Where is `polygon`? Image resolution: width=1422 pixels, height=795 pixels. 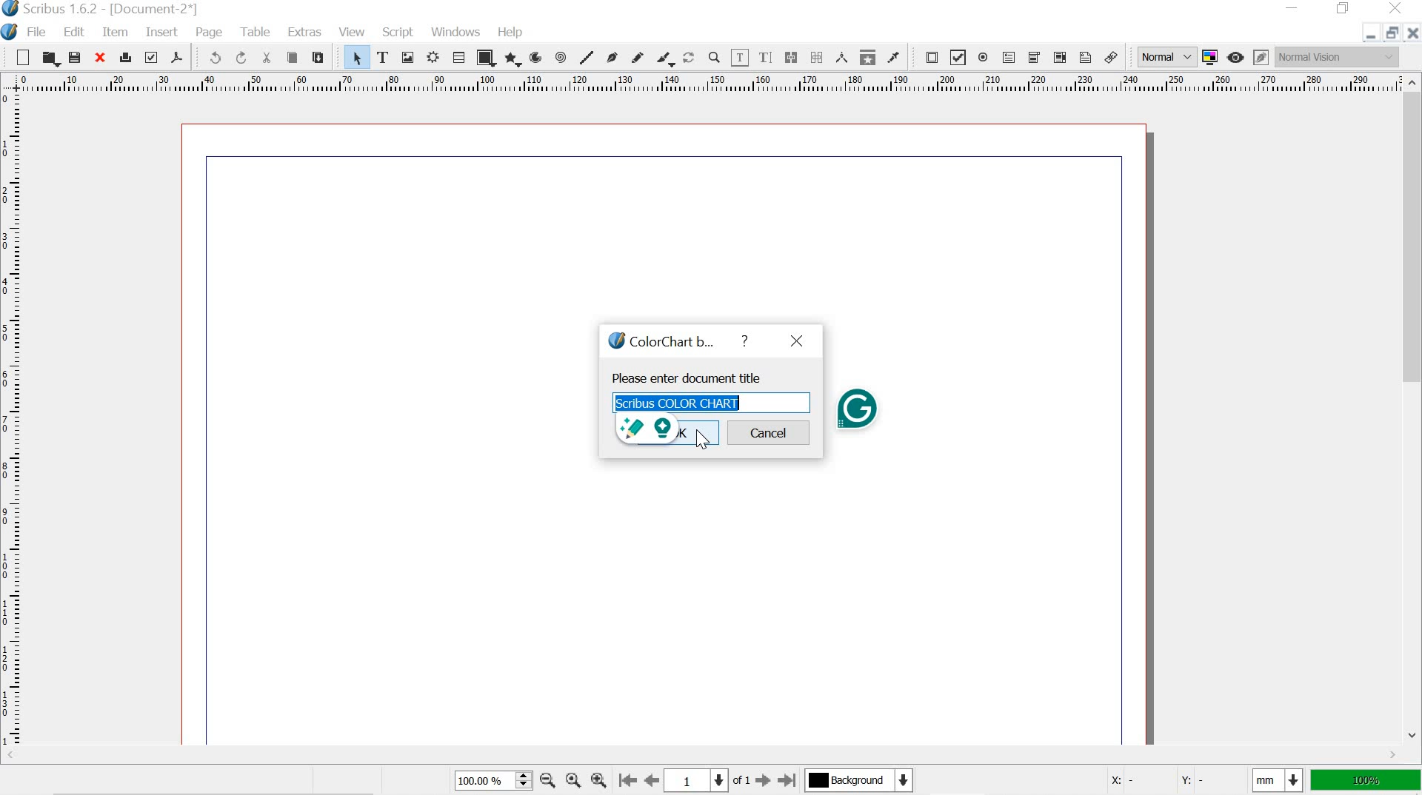 polygon is located at coordinates (514, 59).